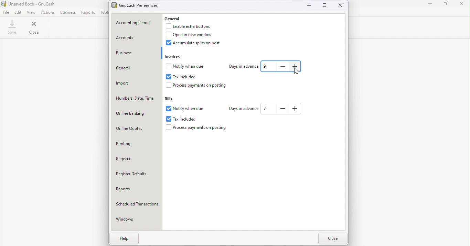  Describe the element at coordinates (311, 6) in the screenshot. I see `Minimize` at that location.